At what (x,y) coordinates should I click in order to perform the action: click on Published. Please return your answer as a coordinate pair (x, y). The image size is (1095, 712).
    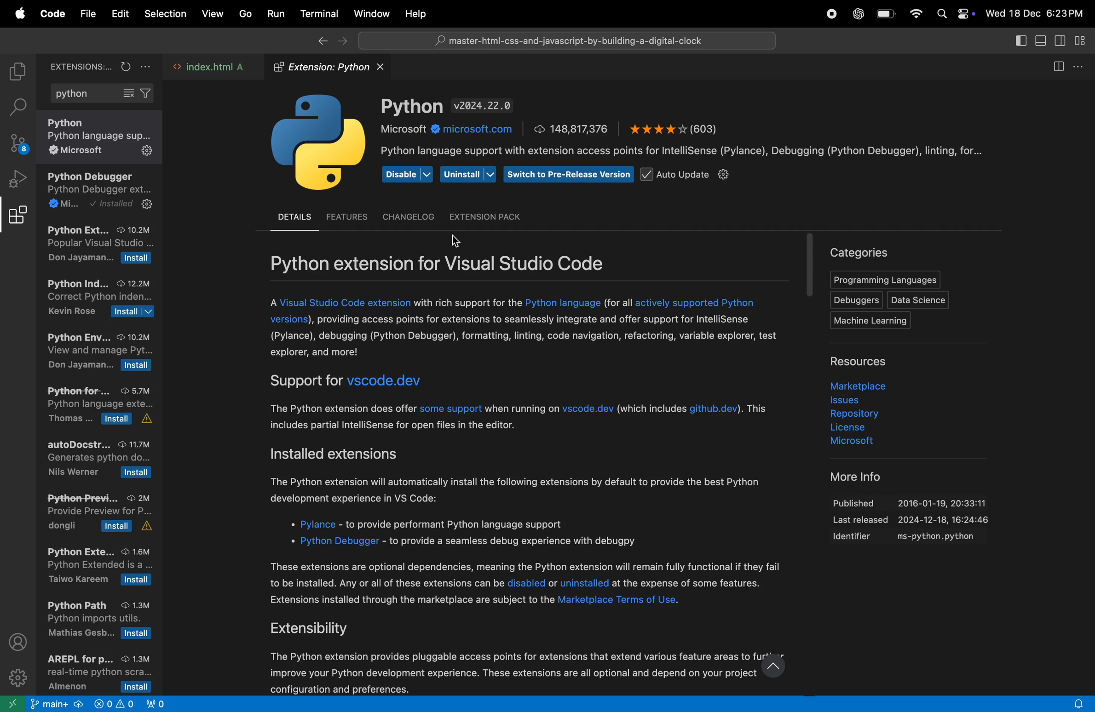
    Looking at the image, I should click on (918, 500).